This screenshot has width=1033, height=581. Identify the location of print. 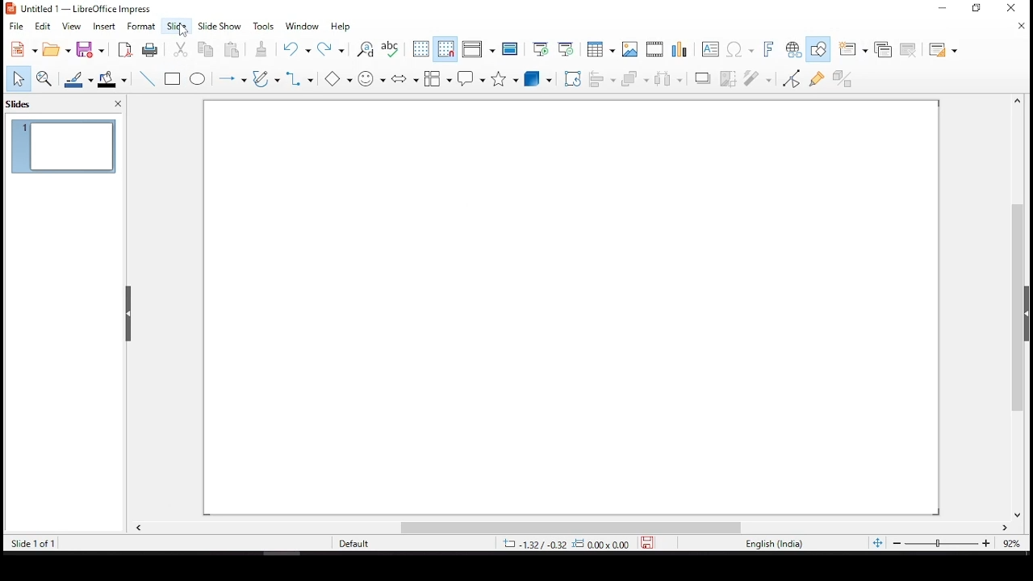
(150, 51).